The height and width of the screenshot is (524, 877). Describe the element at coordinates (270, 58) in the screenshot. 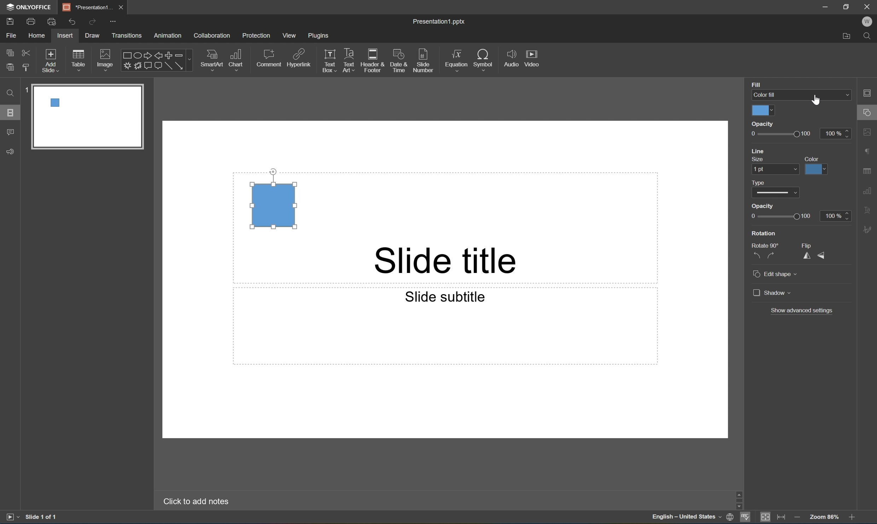

I see `Comment` at that location.